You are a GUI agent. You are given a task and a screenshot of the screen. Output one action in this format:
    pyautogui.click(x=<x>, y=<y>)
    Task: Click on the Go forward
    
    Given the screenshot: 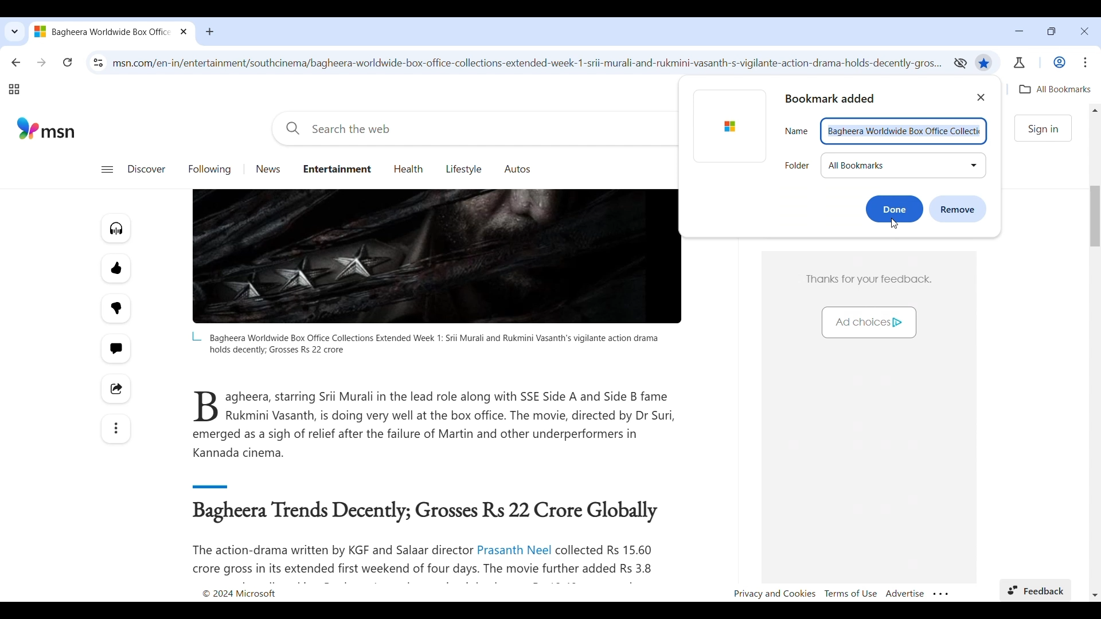 What is the action you would take?
    pyautogui.click(x=42, y=62)
    